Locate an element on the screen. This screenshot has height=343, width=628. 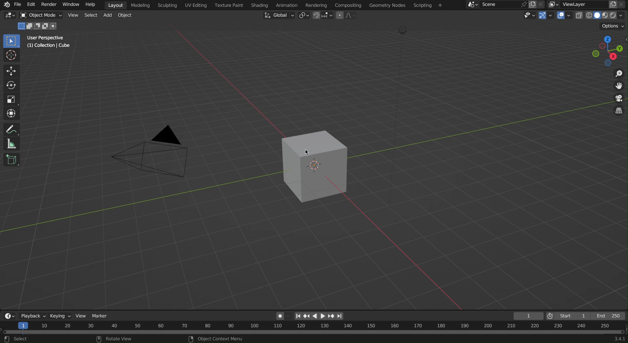
Help is located at coordinates (90, 5).